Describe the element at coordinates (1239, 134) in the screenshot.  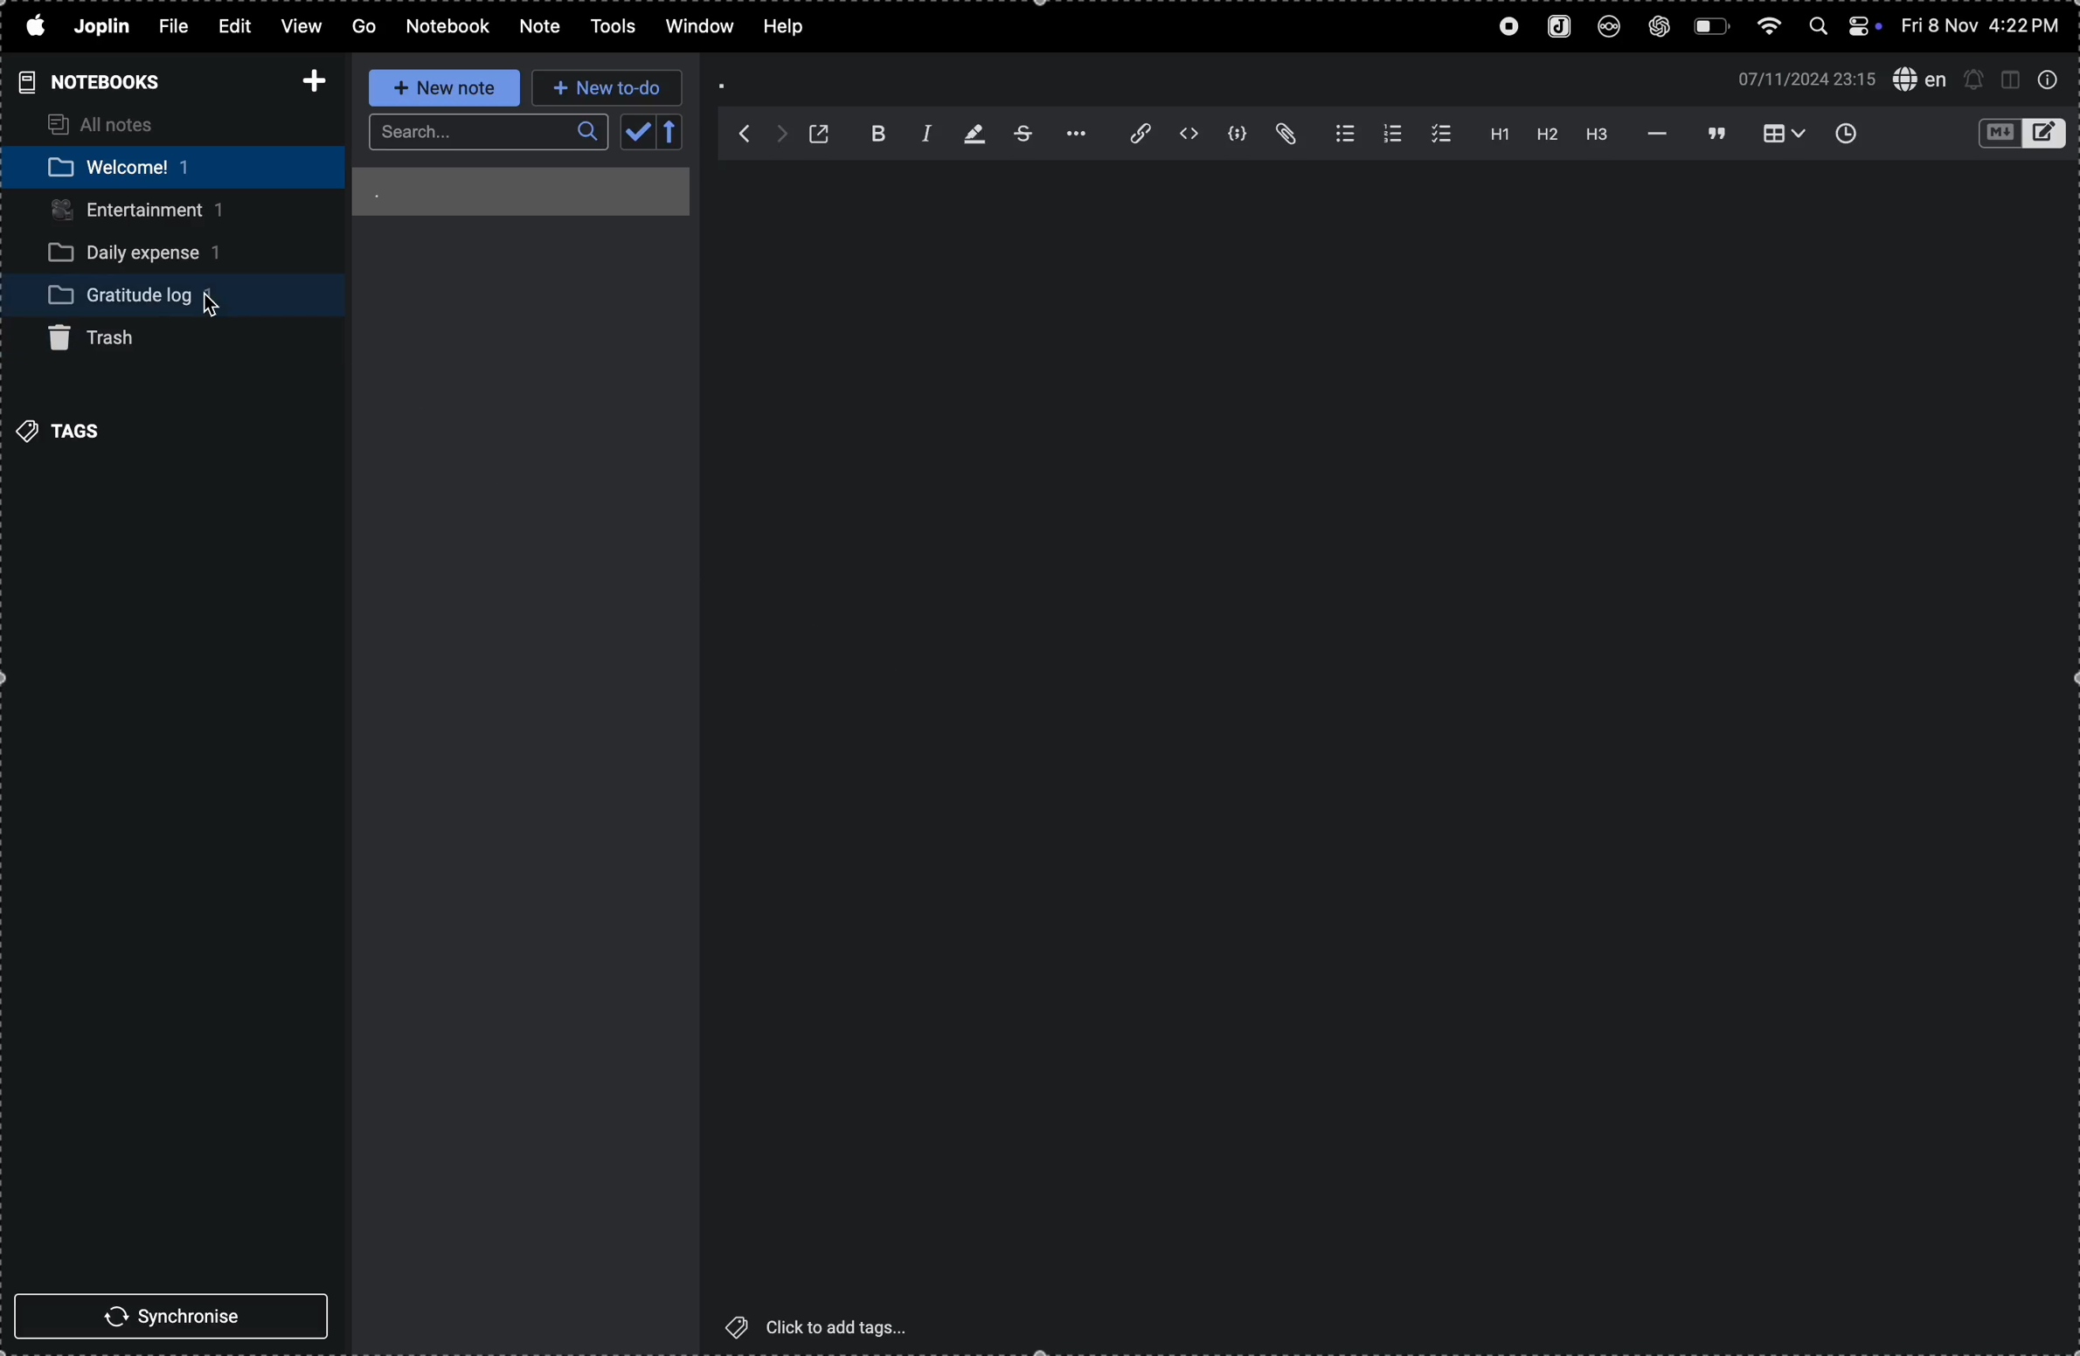
I see `code block` at that location.